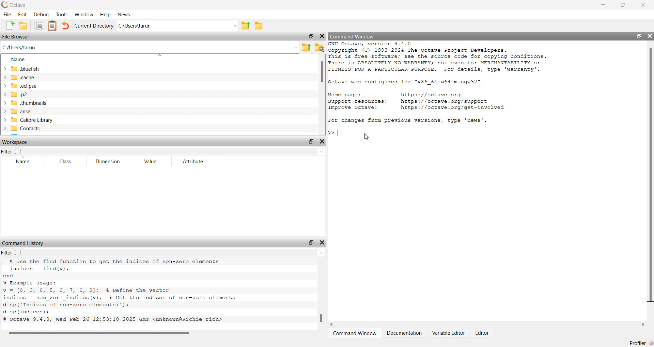 The image size is (654, 347). Describe the element at coordinates (622, 6) in the screenshot. I see `restore down` at that location.